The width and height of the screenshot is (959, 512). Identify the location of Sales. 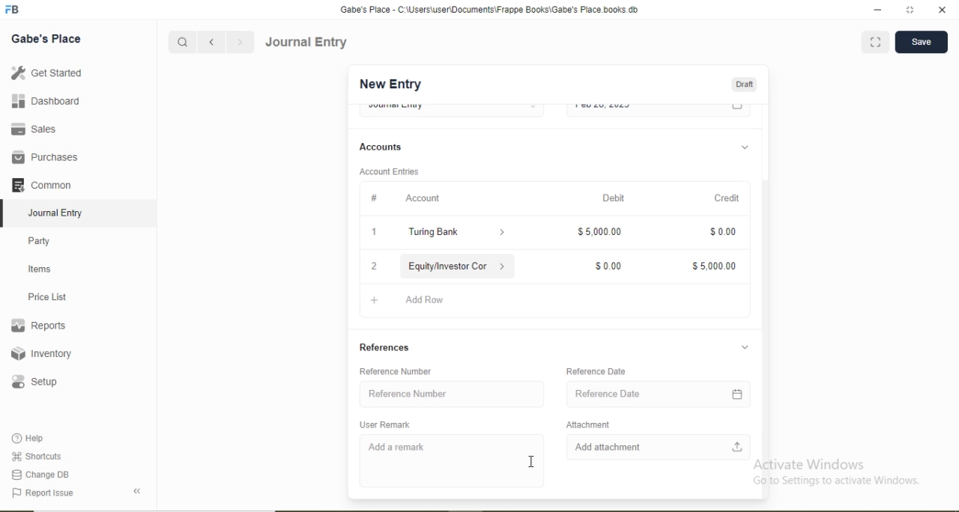
(31, 129).